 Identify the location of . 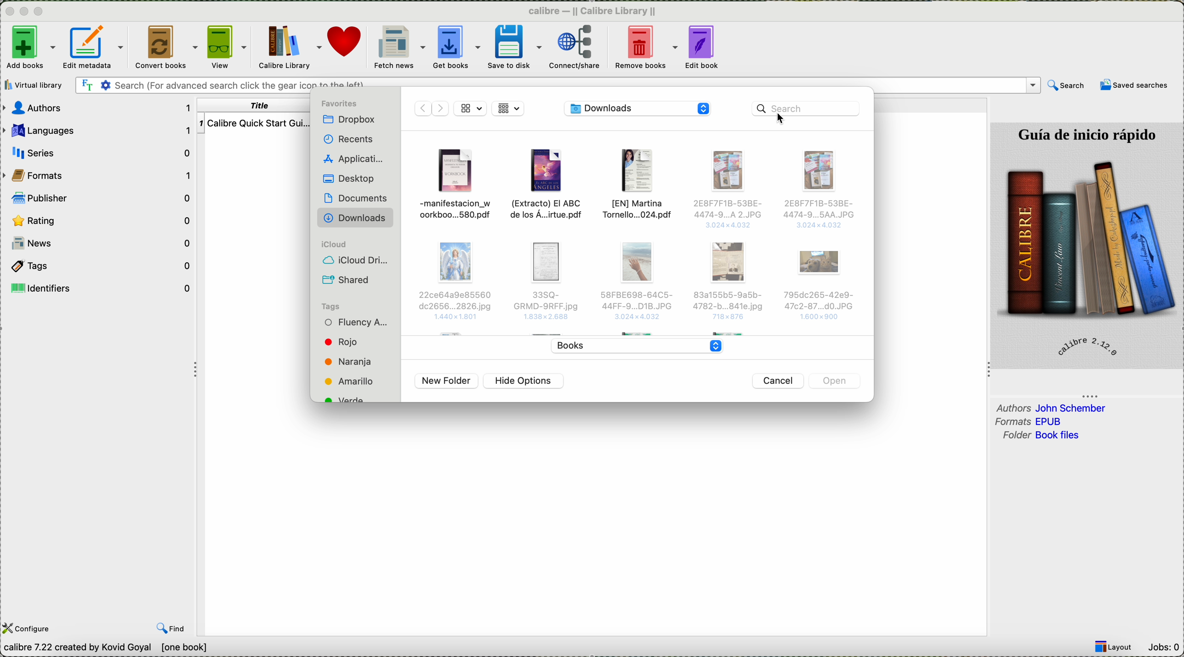
(816, 284).